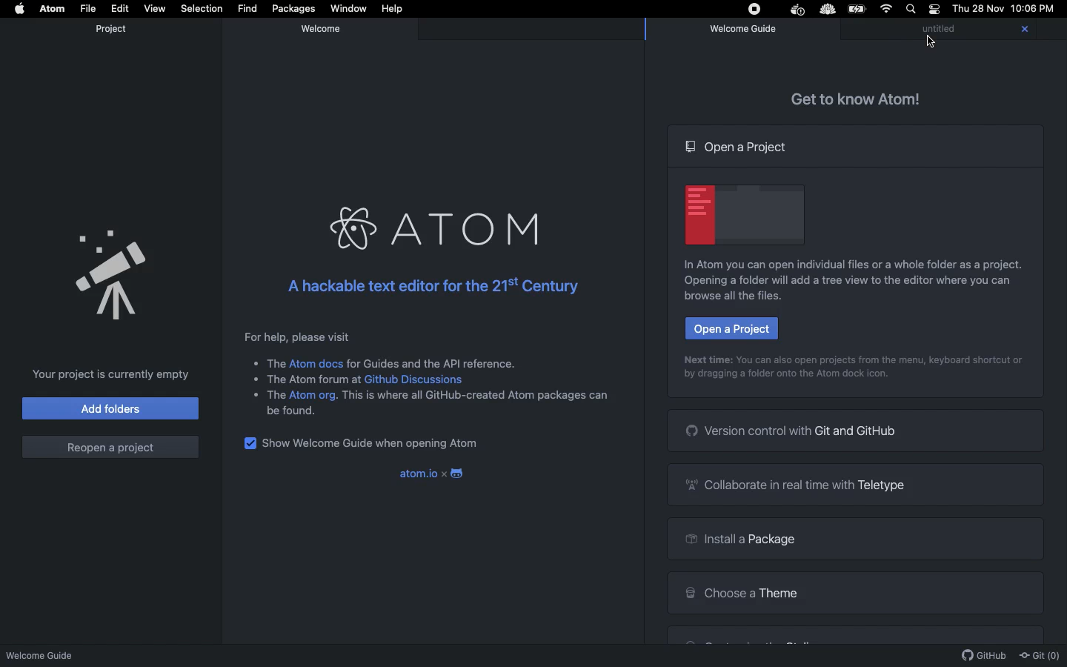 This screenshot has height=667, width=1067. What do you see at coordinates (317, 363) in the screenshot?
I see `atom docs` at bounding box center [317, 363].